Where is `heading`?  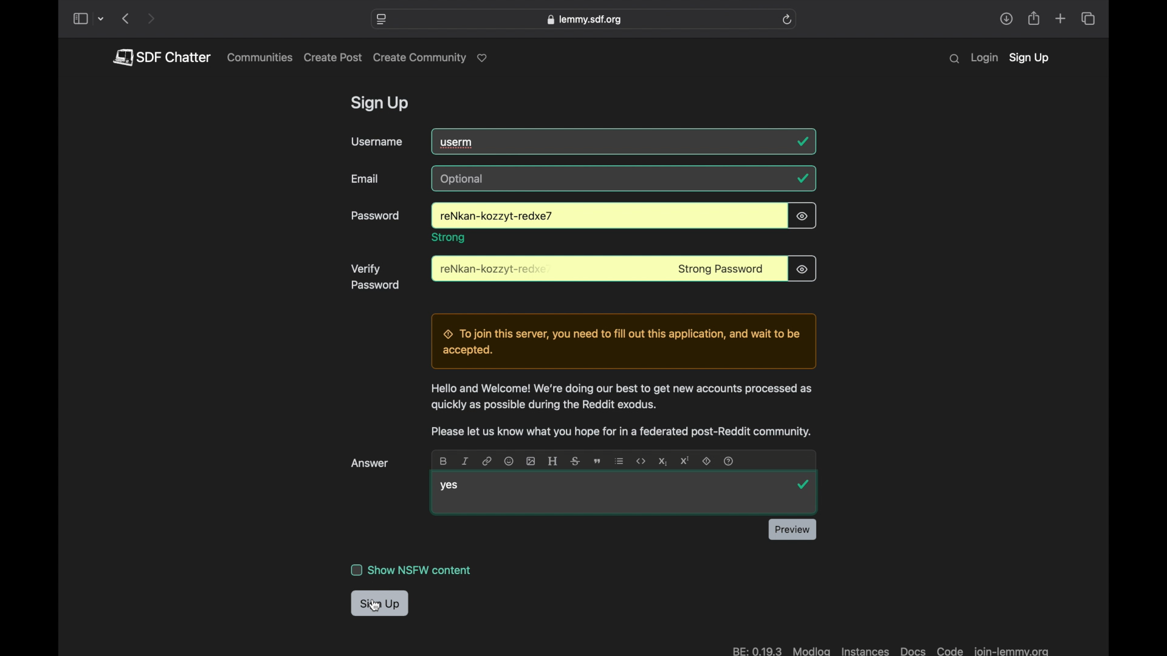
heading is located at coordinates (552, 461).